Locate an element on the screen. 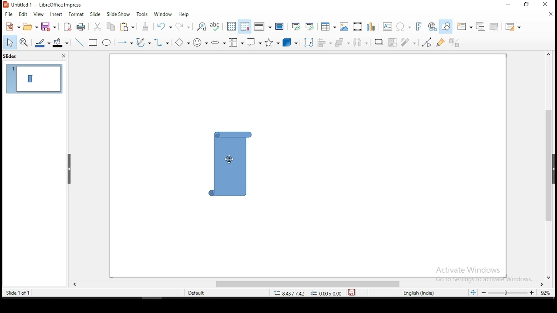 The height and width of the screenshot is (313, 557). redo is located at coordinates (184, 28).